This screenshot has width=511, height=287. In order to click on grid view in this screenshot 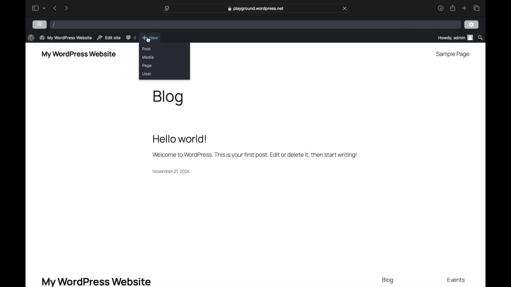, I will do `click(40, 24)`.